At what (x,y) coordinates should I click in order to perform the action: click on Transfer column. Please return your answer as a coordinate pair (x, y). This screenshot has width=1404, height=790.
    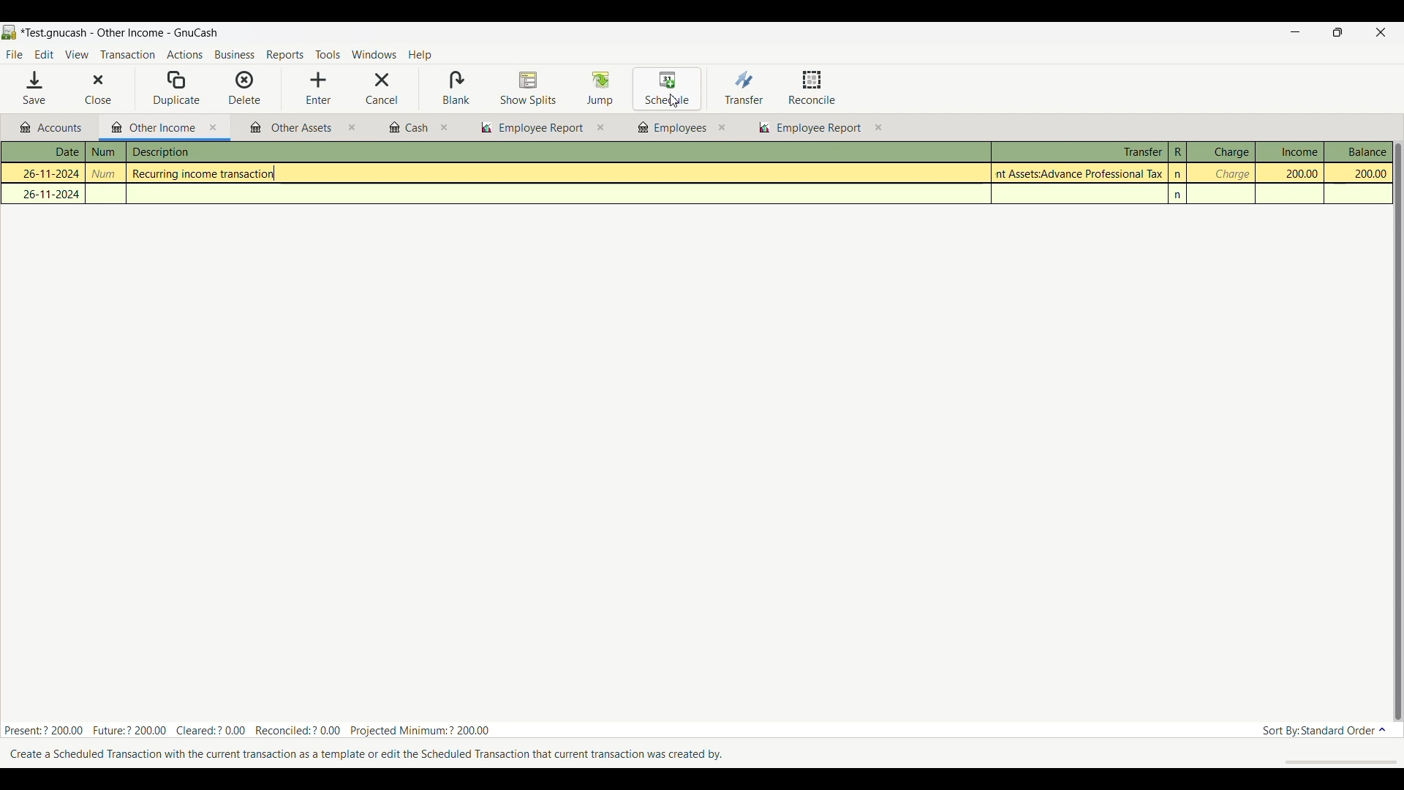
    Looking at the image, I should click on (1079, 150).